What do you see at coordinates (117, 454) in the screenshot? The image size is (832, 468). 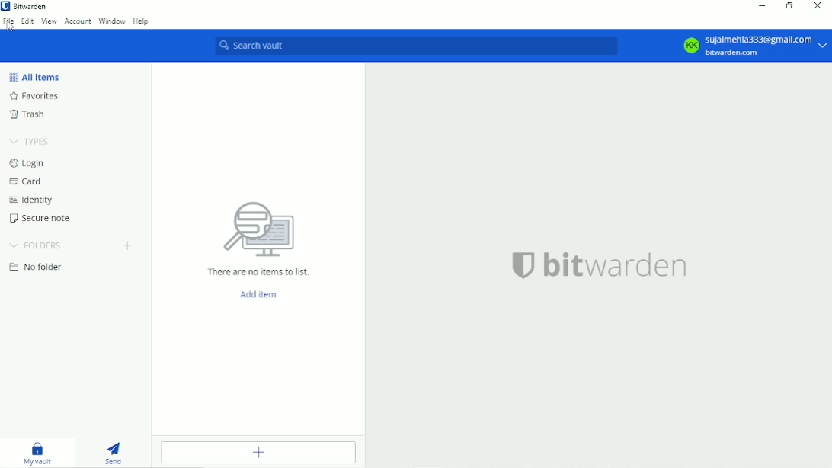 I see `Send` at bounding box center [117, 454].